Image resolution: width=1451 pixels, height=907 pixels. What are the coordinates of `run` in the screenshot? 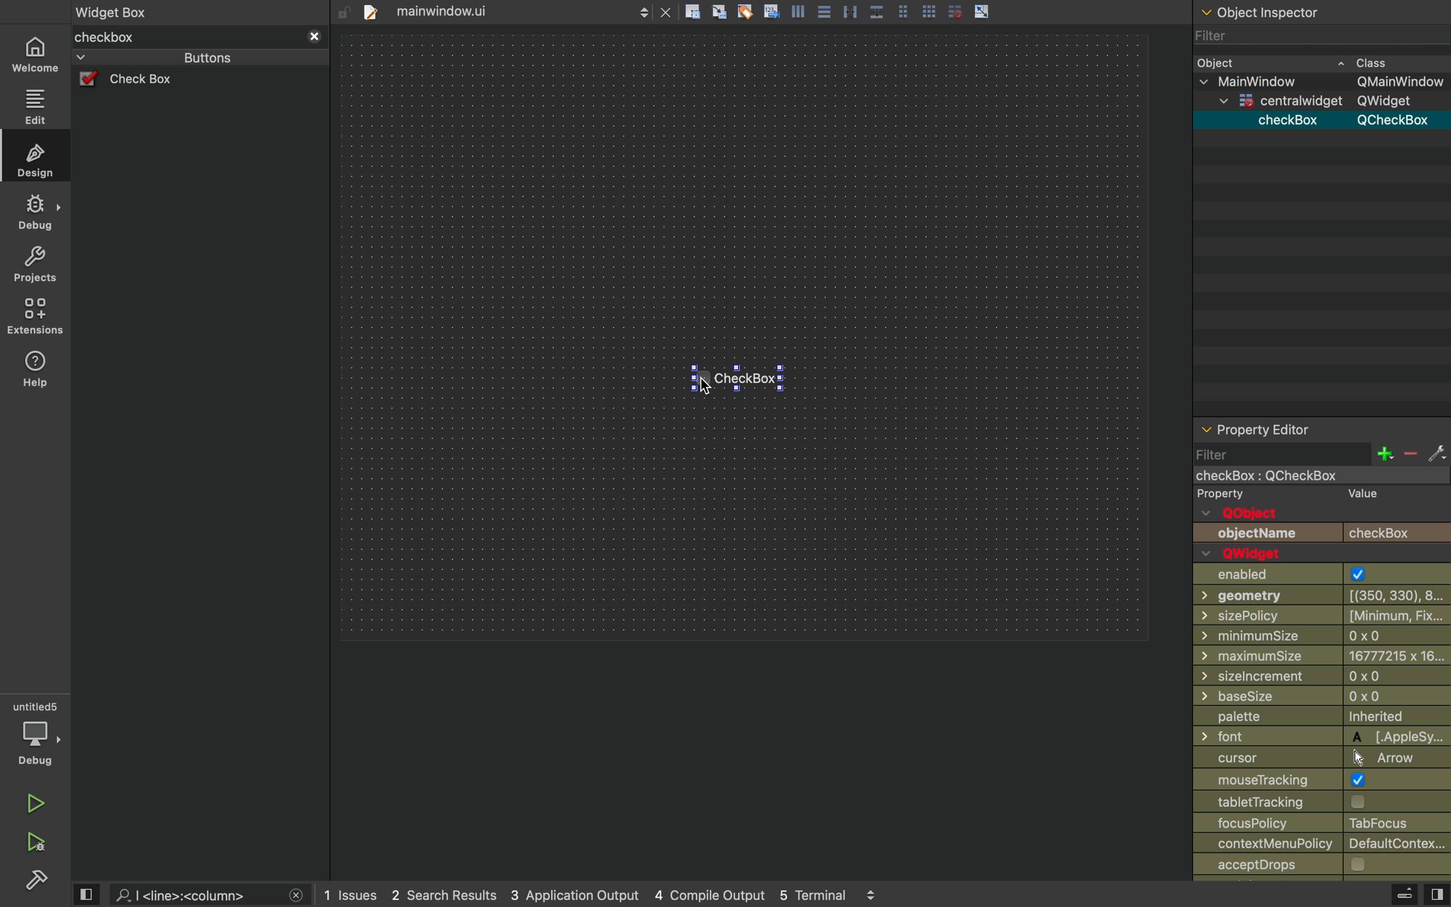 It's located at (31, 803).